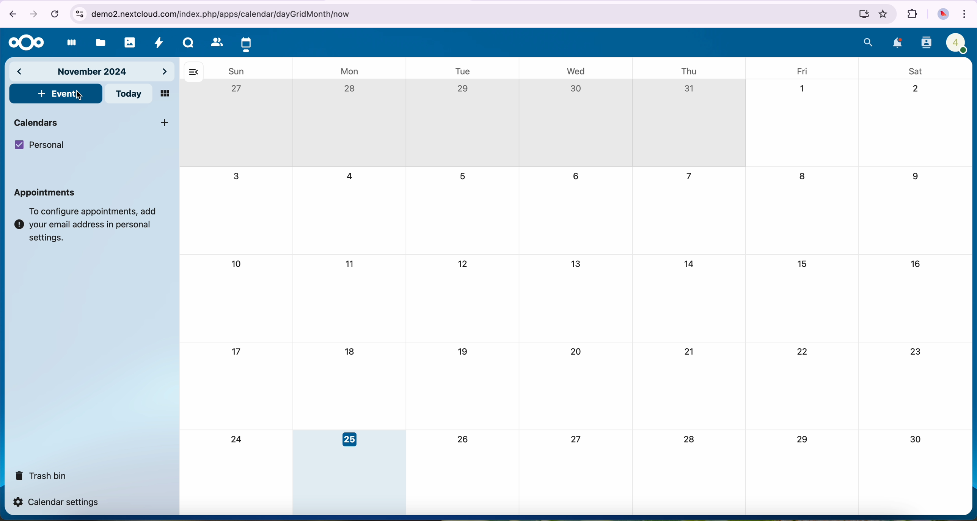 This screenshot has width=977, height=521. I want to click on activity, so click(161, 43).